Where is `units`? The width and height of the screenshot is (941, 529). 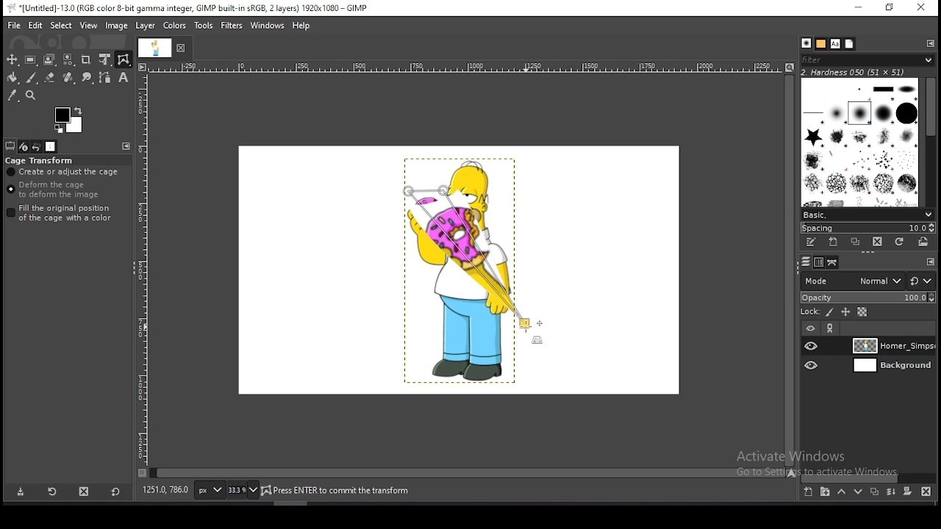
units is located at coordinates (208, 491).